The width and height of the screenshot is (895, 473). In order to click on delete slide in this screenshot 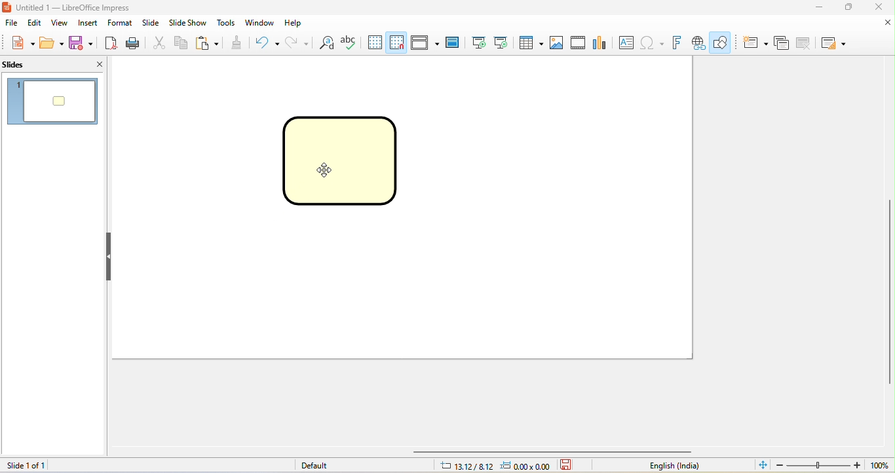, I will do `click(803, 43)`.